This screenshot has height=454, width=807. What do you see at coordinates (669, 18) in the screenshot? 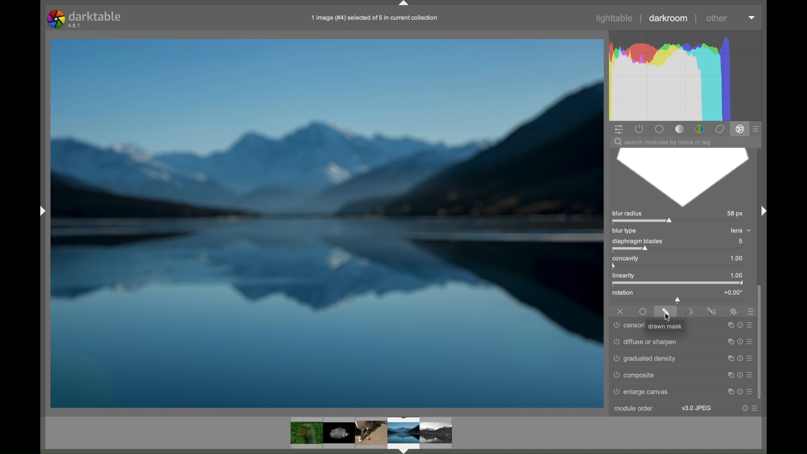
I see `darkroom` at bounding box center [669, 18].